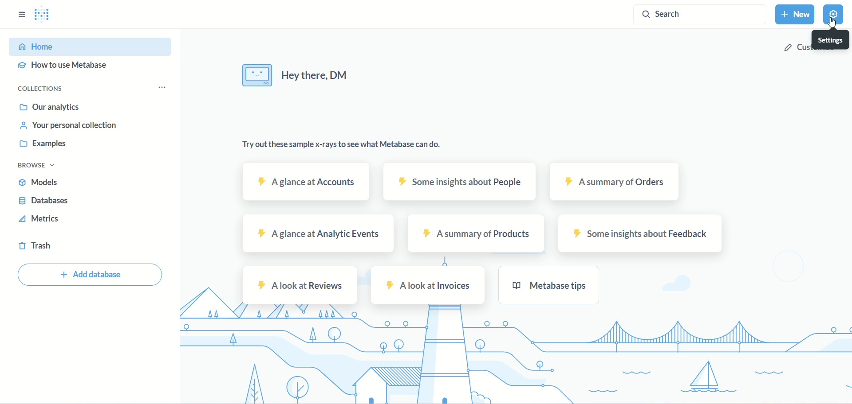 This screenshot has width=852, height=404. Describe the element at coordinates (342, 146) in the screenshot. I see `text` at that location.